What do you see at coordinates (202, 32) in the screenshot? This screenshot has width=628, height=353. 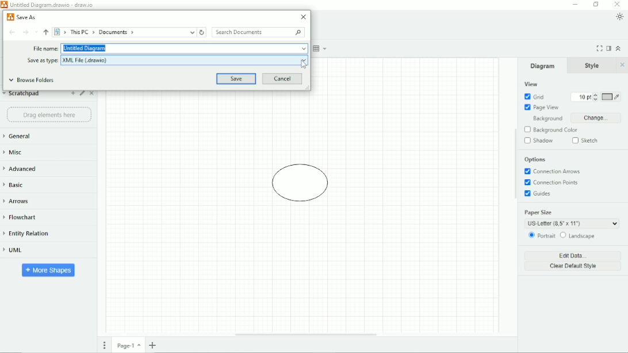 I see `Refresh "Documents"` at bounding box center [202, 32].